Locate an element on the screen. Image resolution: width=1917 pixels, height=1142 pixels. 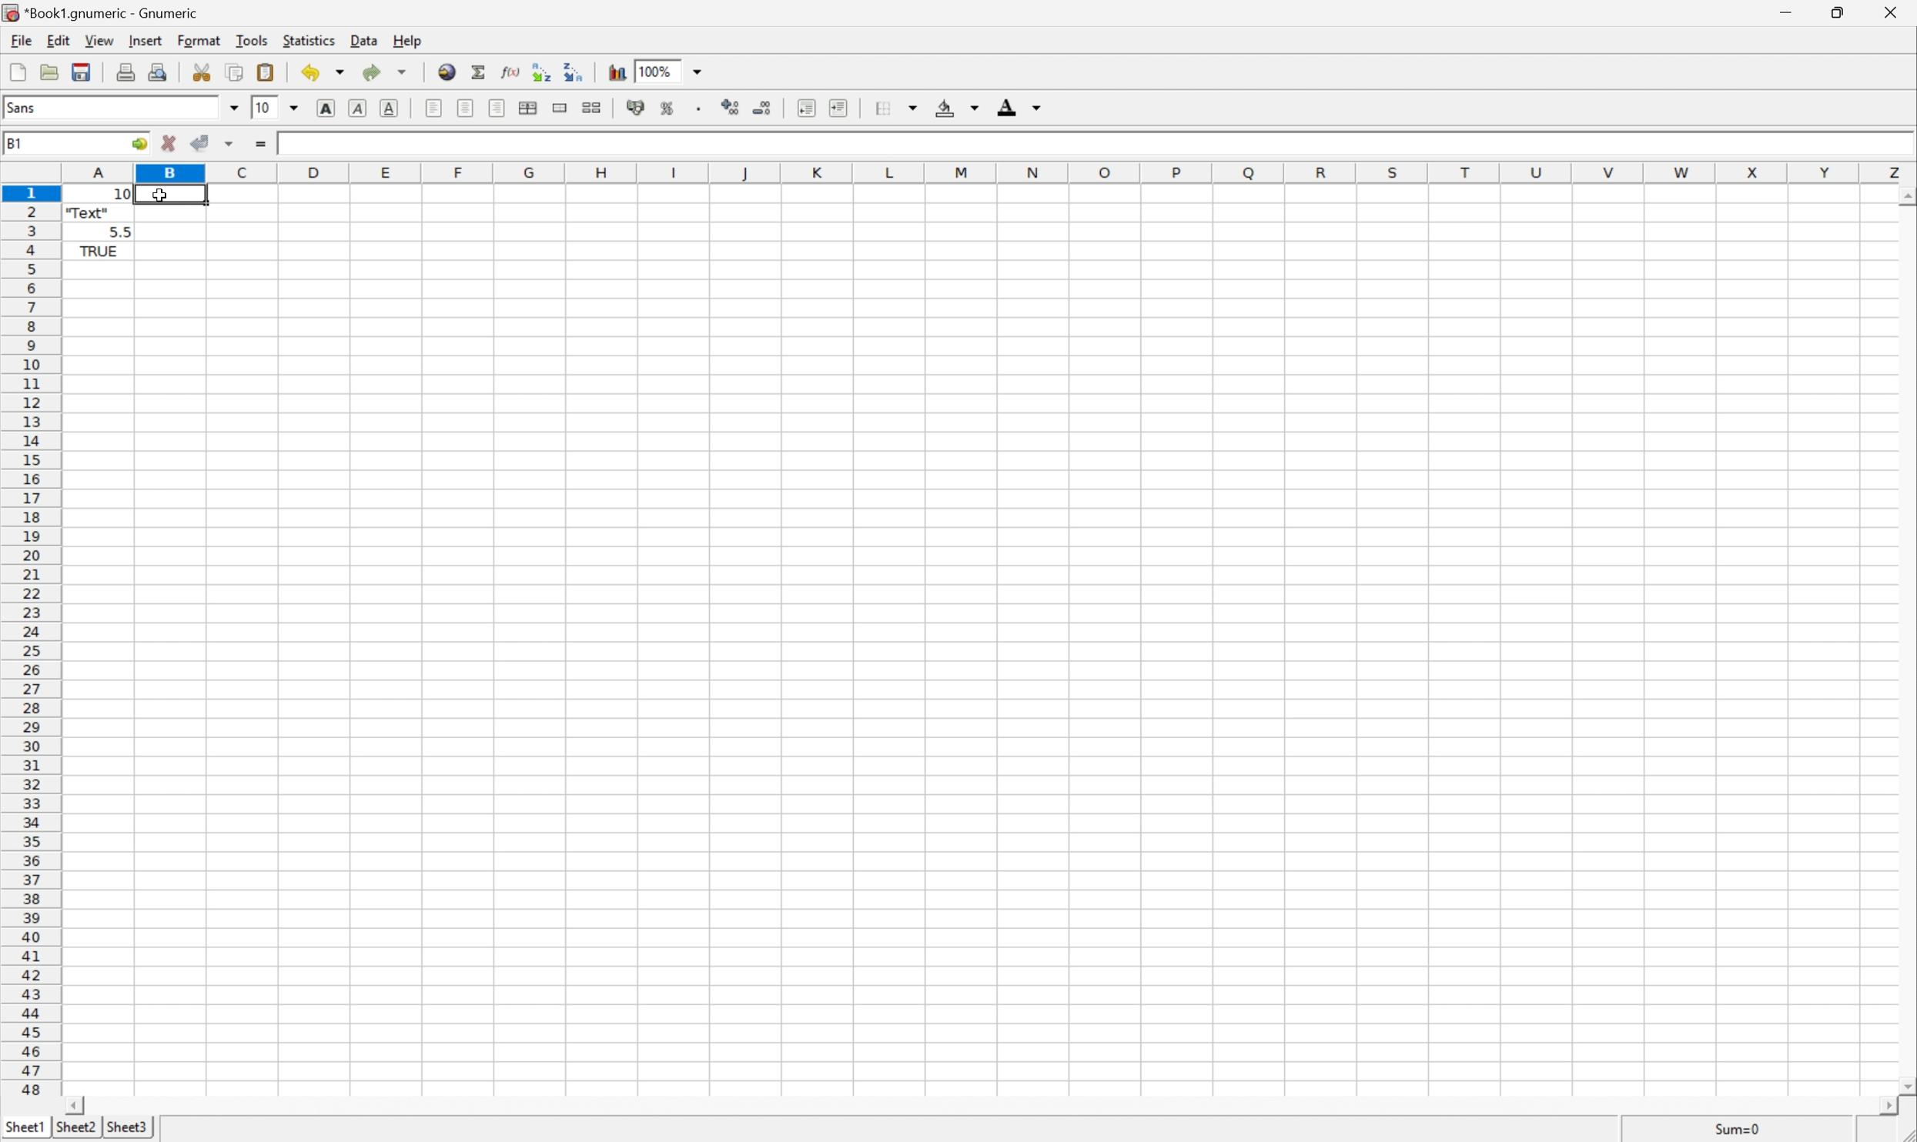
Sort the selected region in descending order based on the first column selected is located at coordinates (542, 72).